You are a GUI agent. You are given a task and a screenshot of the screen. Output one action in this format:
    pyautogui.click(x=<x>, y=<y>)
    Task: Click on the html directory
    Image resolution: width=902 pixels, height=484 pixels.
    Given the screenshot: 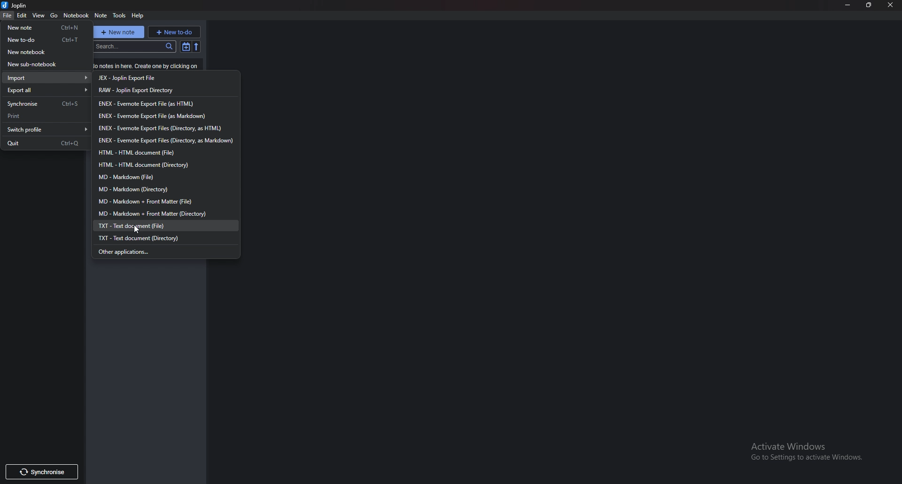 What is the action you would take?
    pyautogui.click(x=148, y=165)
    